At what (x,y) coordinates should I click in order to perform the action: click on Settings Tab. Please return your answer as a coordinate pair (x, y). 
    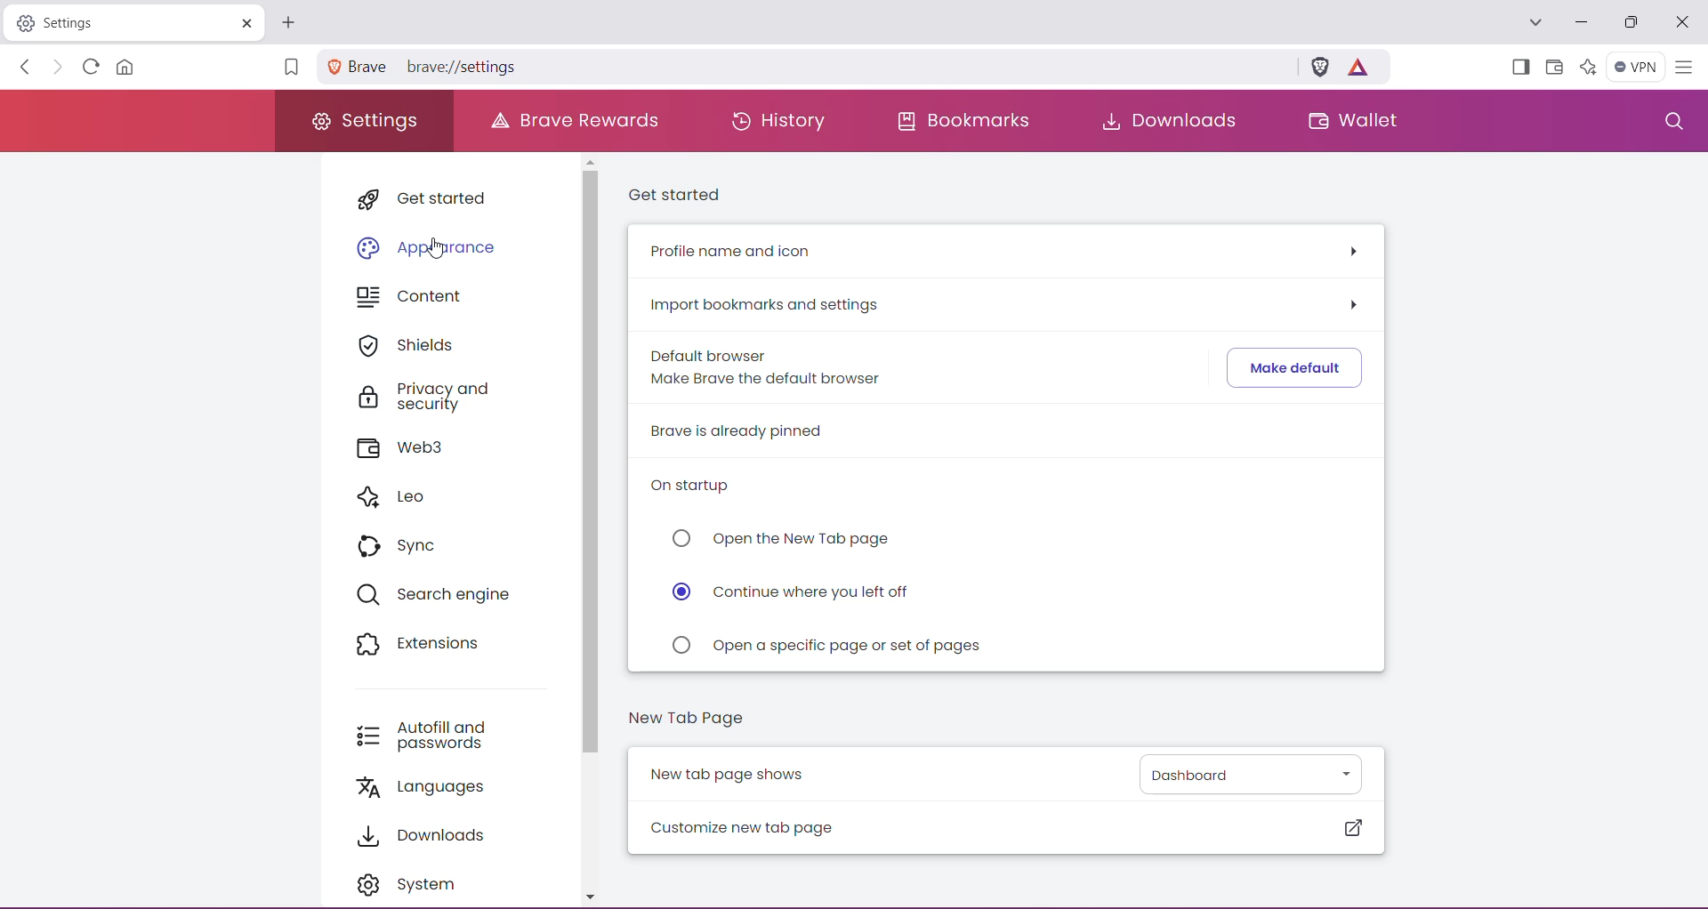
    Looking at the image, I should click on (107, 23).